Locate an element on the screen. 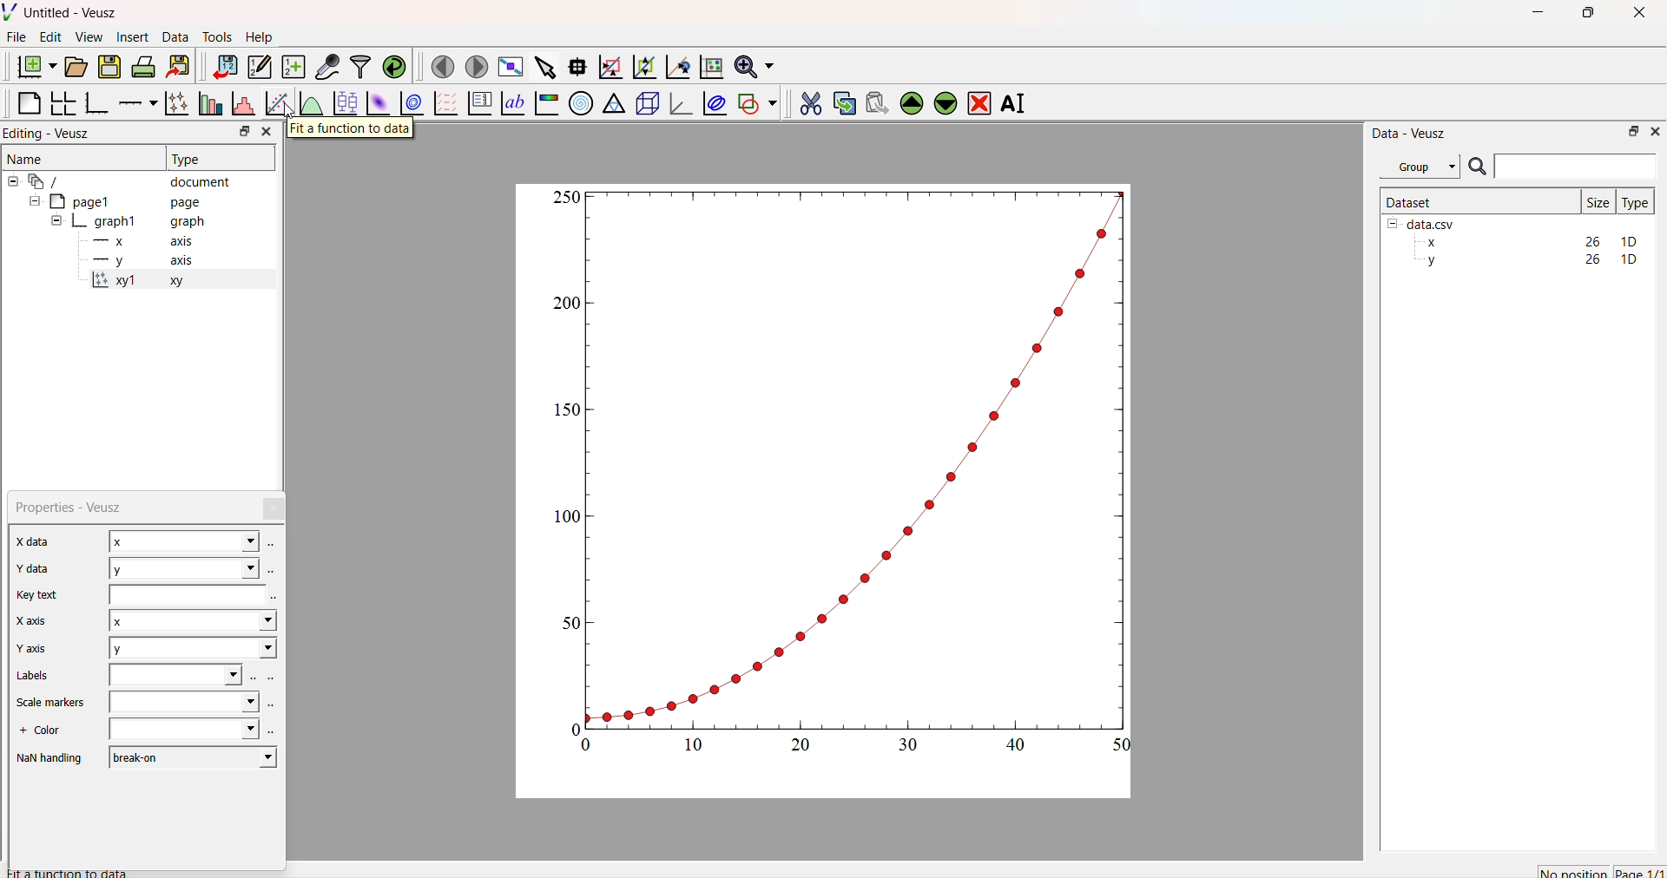 The width and height of the screenshot is (1667, 878). Plot box plots is located at coordinates (345, 103).